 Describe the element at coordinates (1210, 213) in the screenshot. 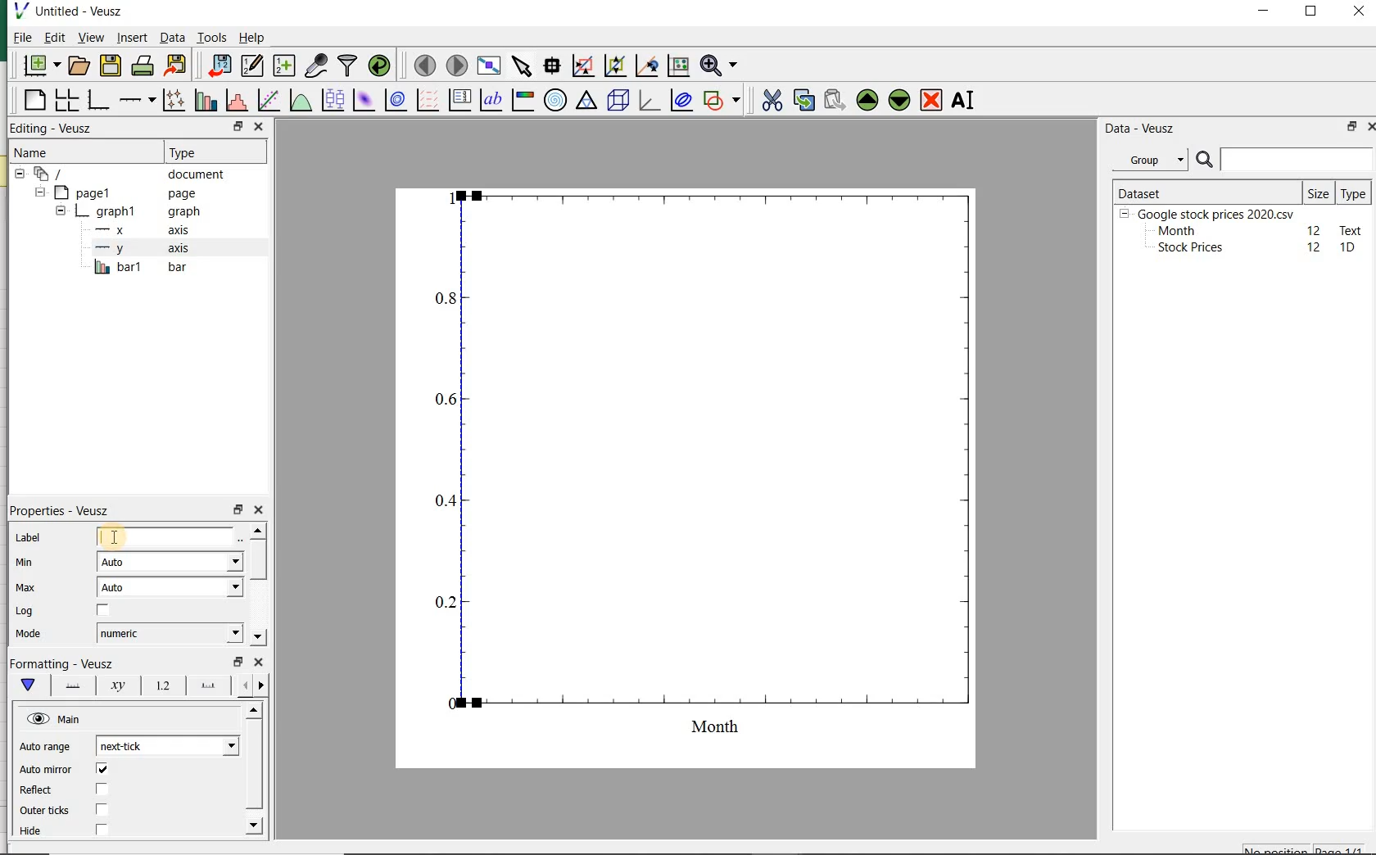

I see `Google stock prices 2020.csv` at that location.